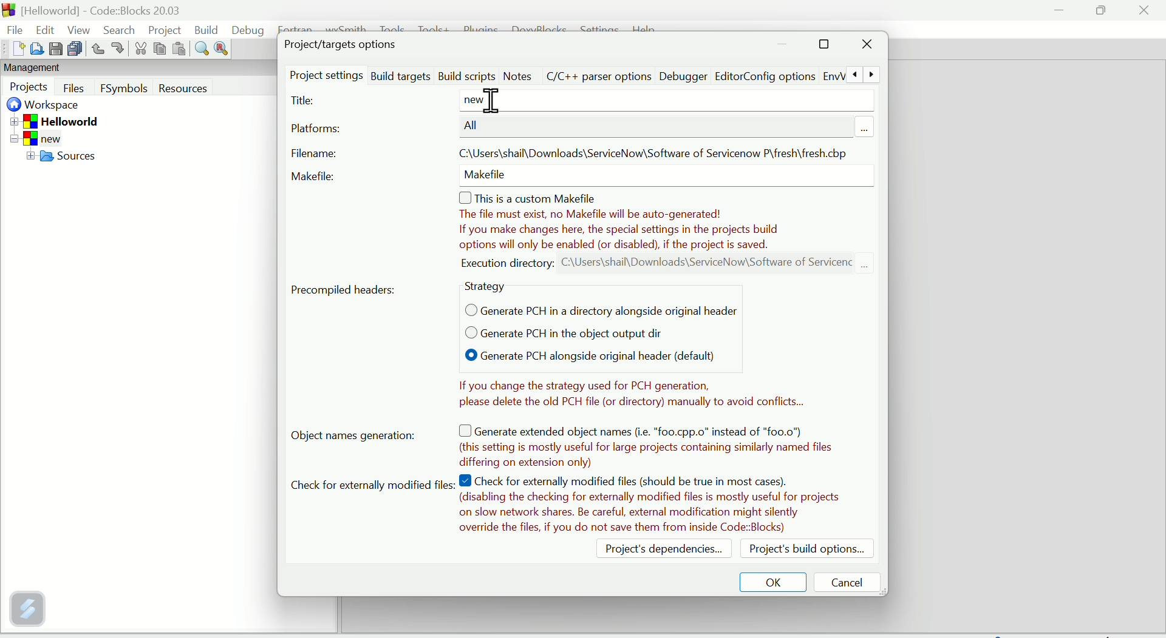  What do you see at coordinates (312, 153) in the screenshot?
I see `File name` at bounding box center [312, 153].